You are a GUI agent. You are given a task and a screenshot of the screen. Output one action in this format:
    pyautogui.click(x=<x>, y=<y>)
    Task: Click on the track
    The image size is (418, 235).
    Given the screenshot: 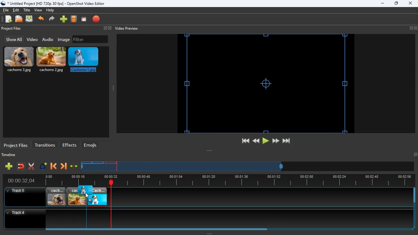 What is the action you would take?
    pyautogui.click(x=203, y=219)
    